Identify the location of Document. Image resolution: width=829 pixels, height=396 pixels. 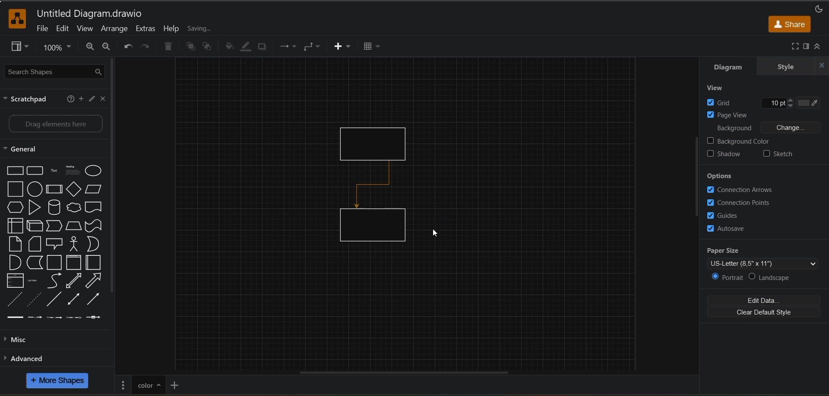
(95, 207).